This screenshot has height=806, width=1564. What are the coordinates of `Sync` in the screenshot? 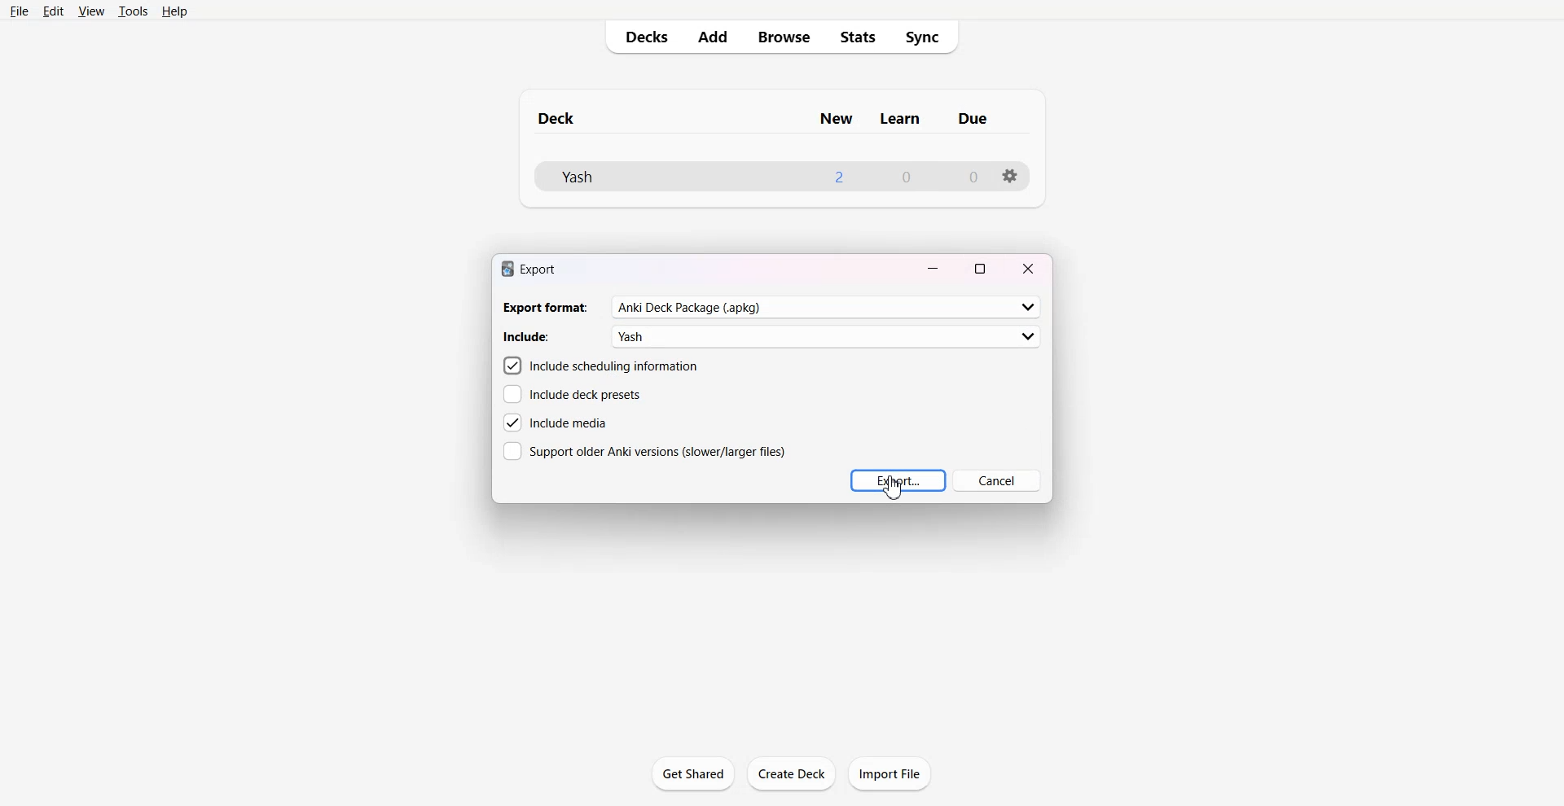 It's located at (927, 37).